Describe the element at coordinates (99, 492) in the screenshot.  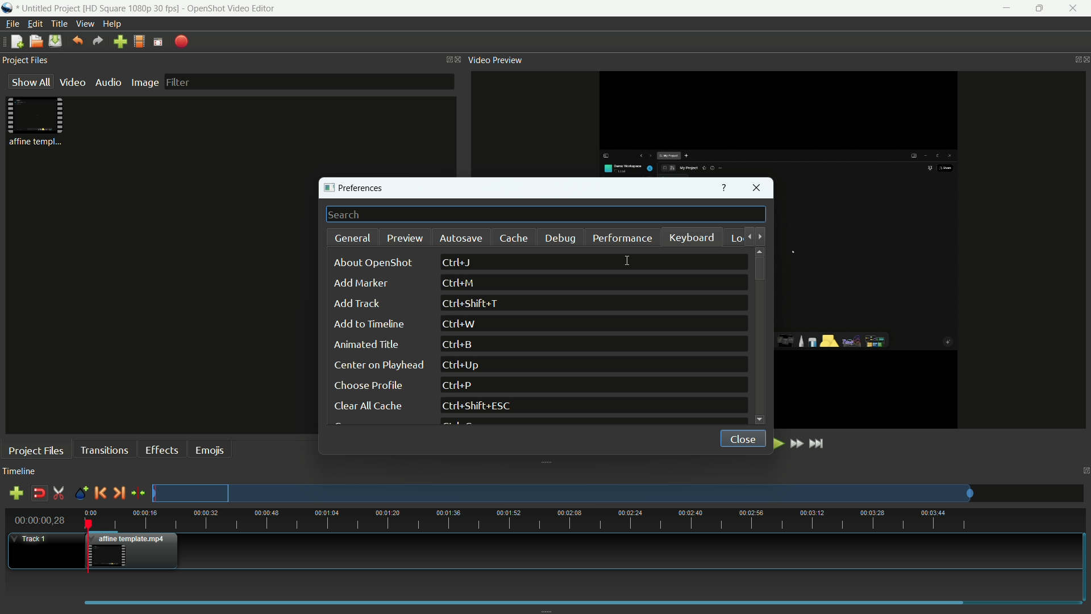
I see `previous marker` at that location.